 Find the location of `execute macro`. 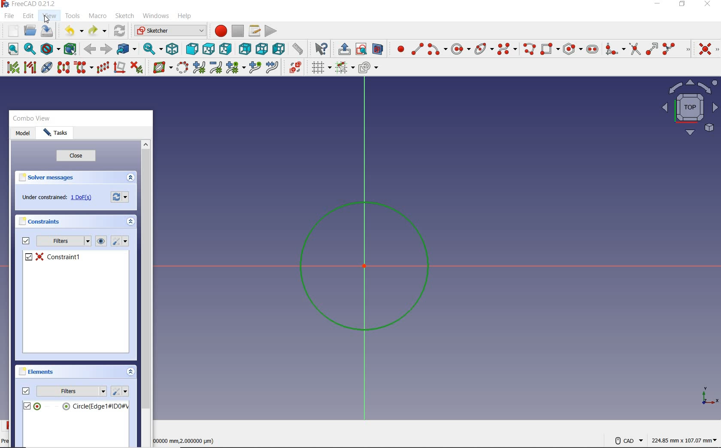

execute macro is located at coordinates (272, 30).